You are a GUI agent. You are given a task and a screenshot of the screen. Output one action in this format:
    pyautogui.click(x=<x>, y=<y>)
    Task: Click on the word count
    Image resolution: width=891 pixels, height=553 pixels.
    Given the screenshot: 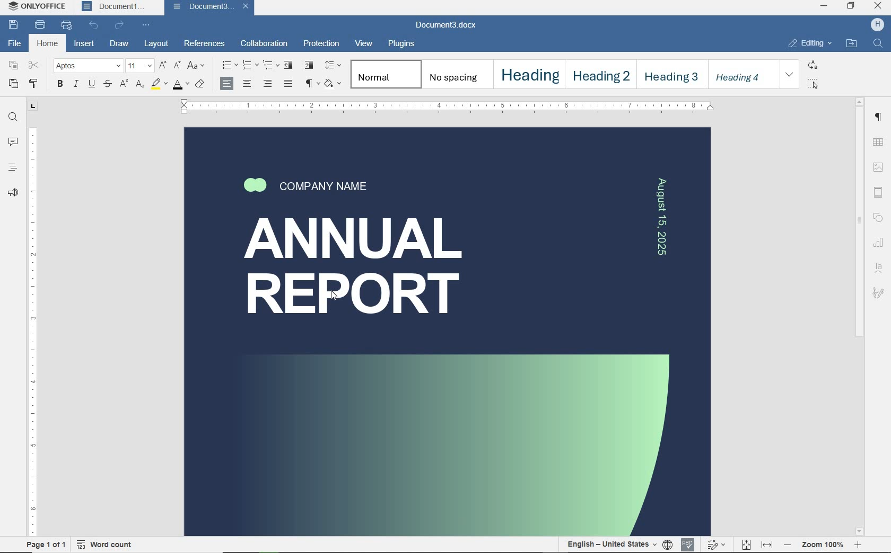 What is the action you would take?
    pyautogui.click(x=111, y=545)
    